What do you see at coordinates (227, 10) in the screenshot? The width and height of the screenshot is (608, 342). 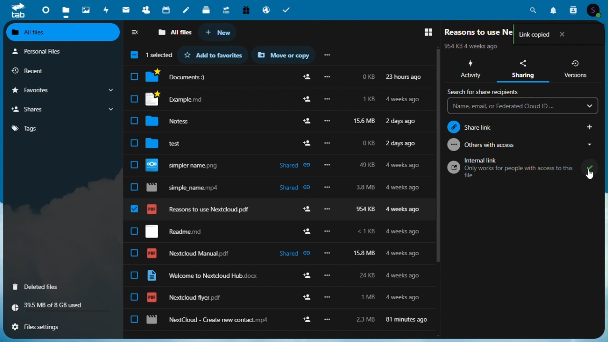 I see `Upgrade` at bounding box center [227, 10].